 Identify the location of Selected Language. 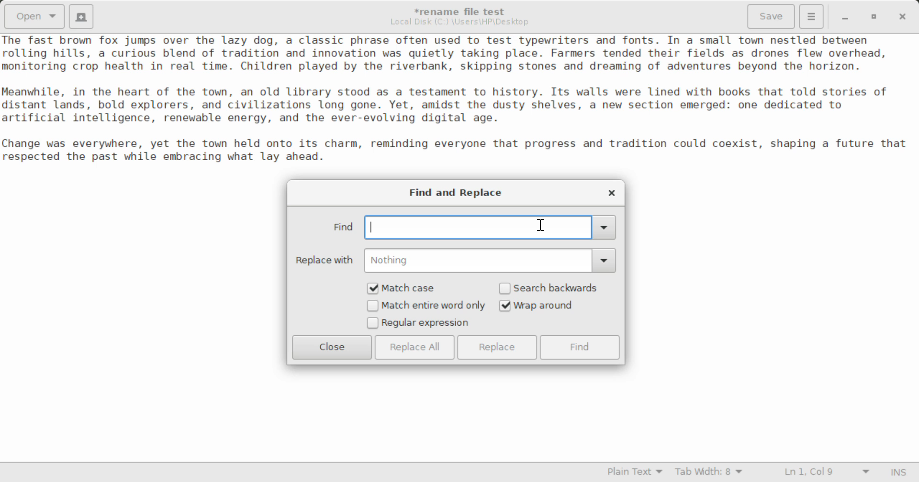
(629, 473).